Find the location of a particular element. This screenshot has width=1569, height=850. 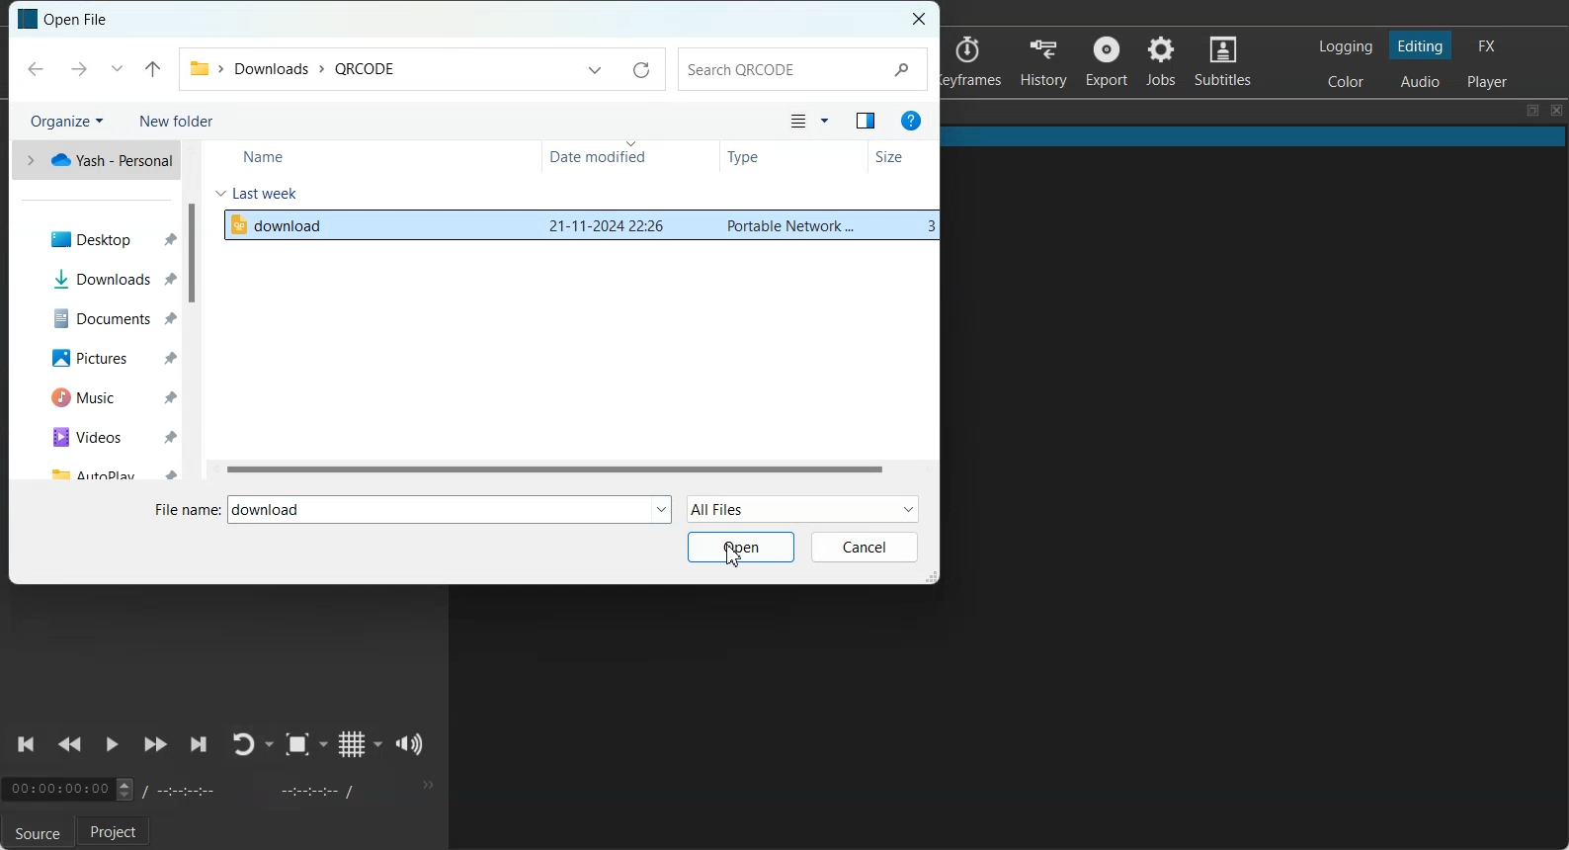

Jobs is located at coordinates (1160, 60).